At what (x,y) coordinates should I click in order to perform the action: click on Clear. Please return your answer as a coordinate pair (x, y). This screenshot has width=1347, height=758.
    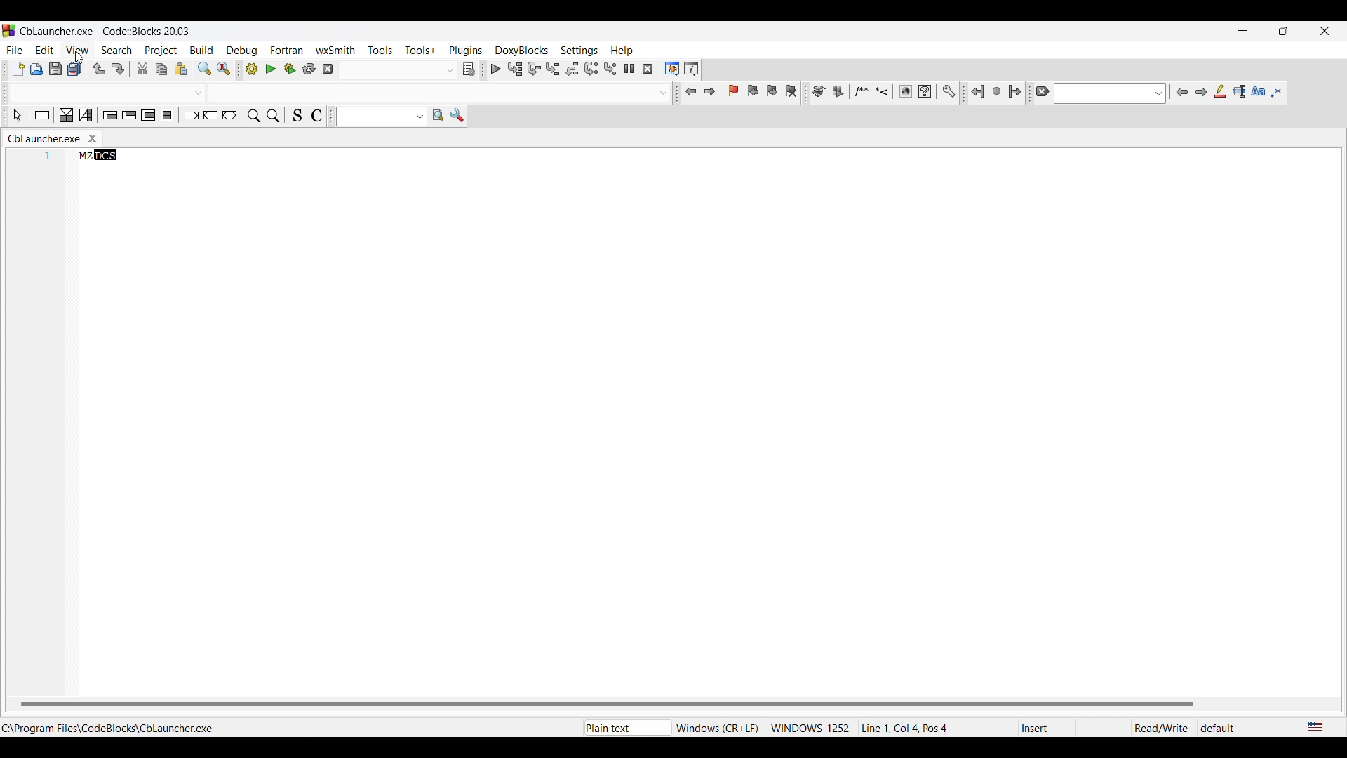
    Looking at the image, I should click on (1043, 91).